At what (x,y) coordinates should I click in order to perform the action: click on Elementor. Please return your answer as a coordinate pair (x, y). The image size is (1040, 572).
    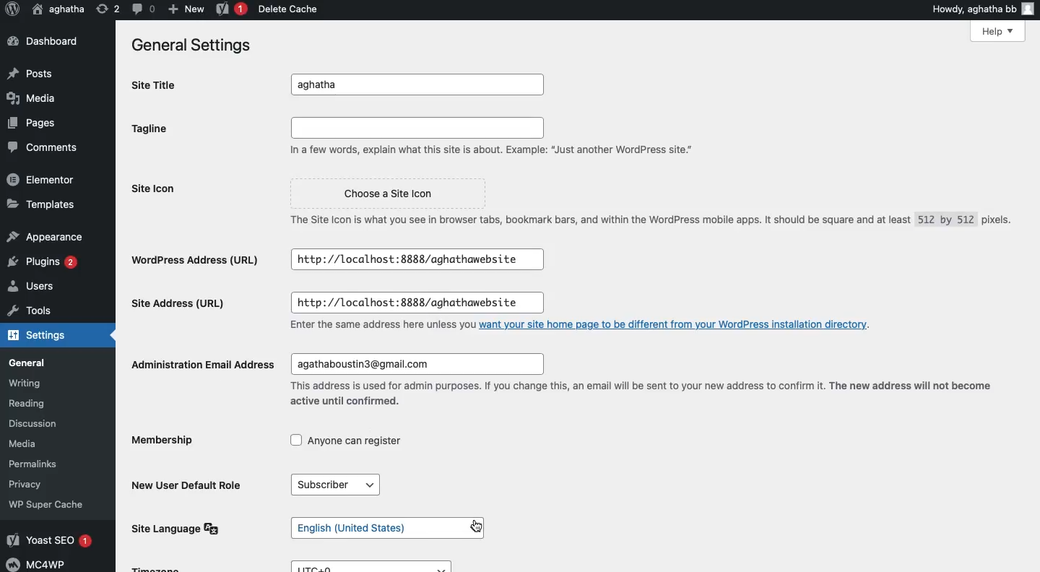
    Looking at the image, I should click on (41, 179).